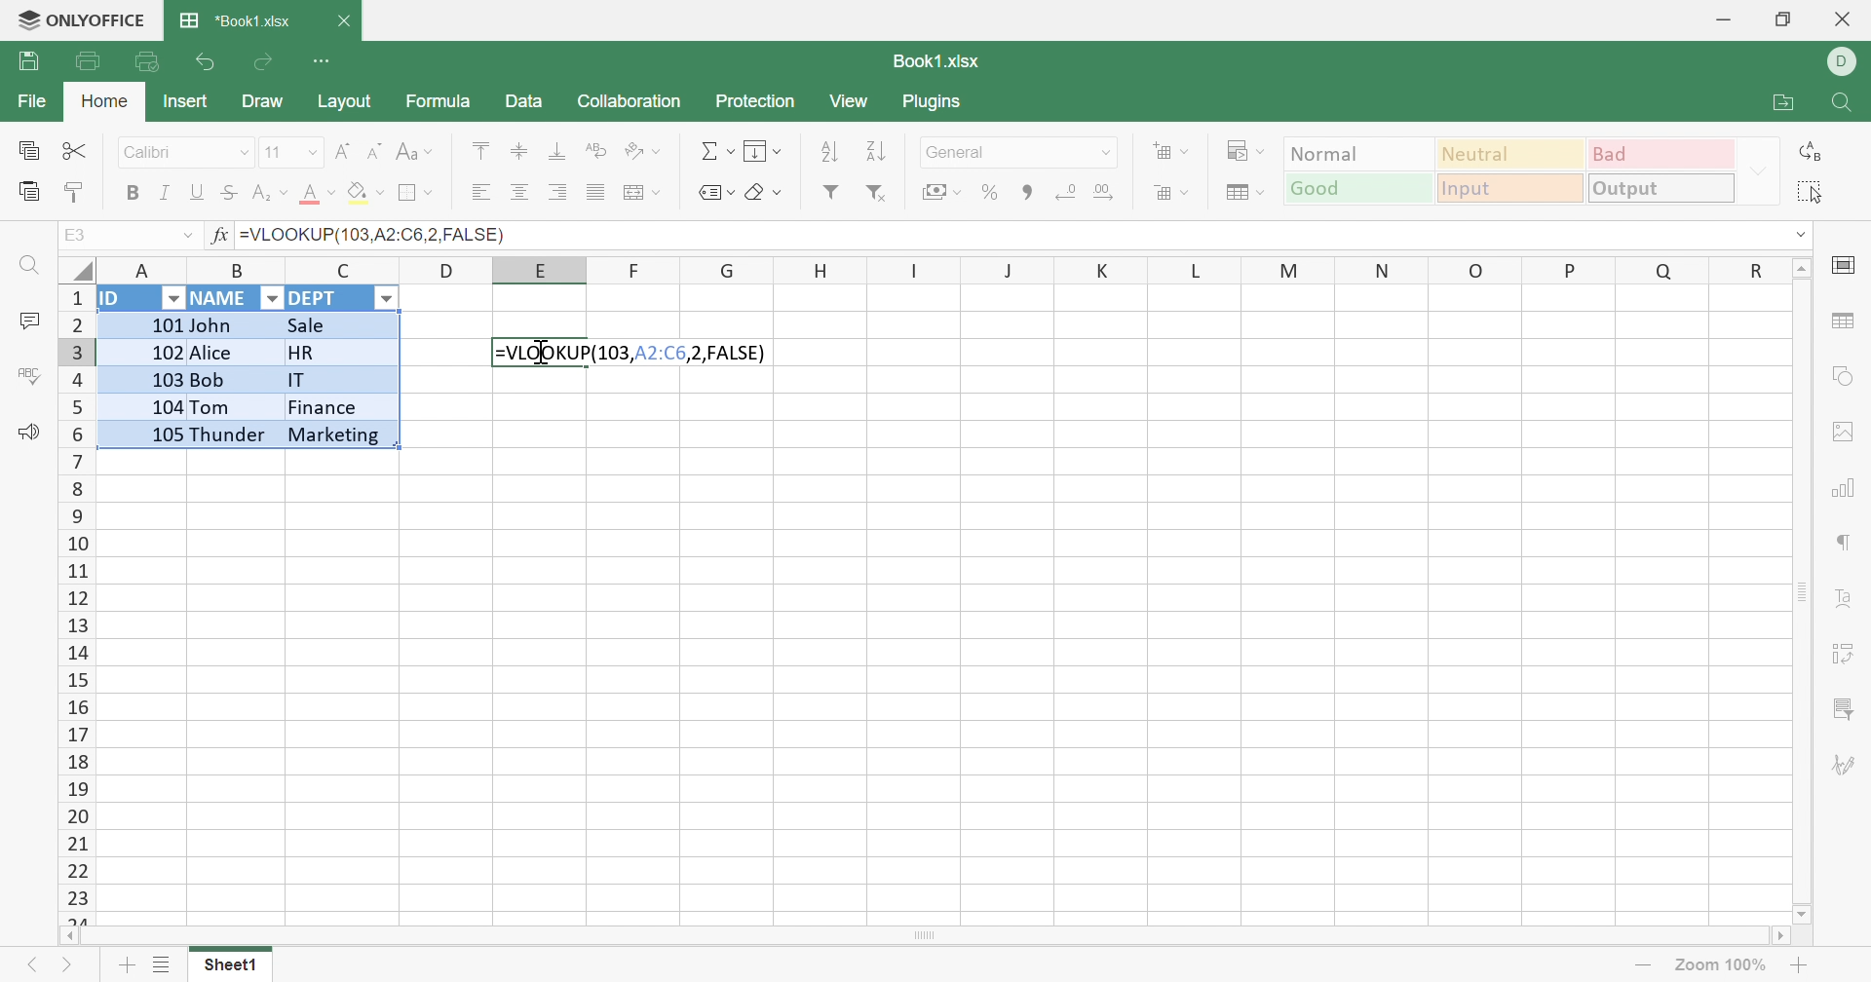 The height and width of the screenshot is (982, 1871). What do you see at coordinates (116, 299) in the screenshot?
I see `ID` at bounding box center [116, 299].